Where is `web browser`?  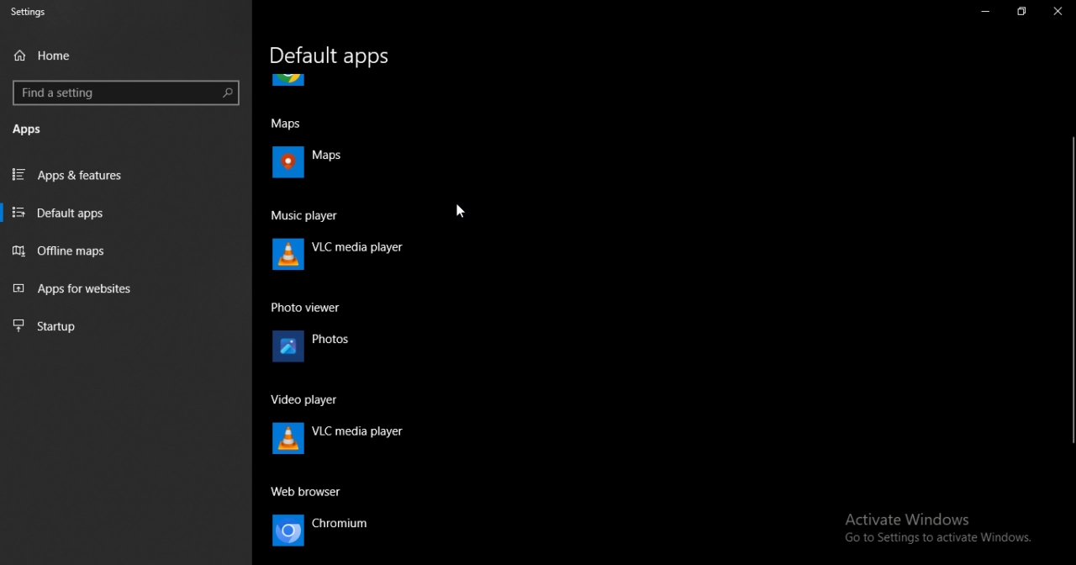 web browser is located at coordinates (308, 491).